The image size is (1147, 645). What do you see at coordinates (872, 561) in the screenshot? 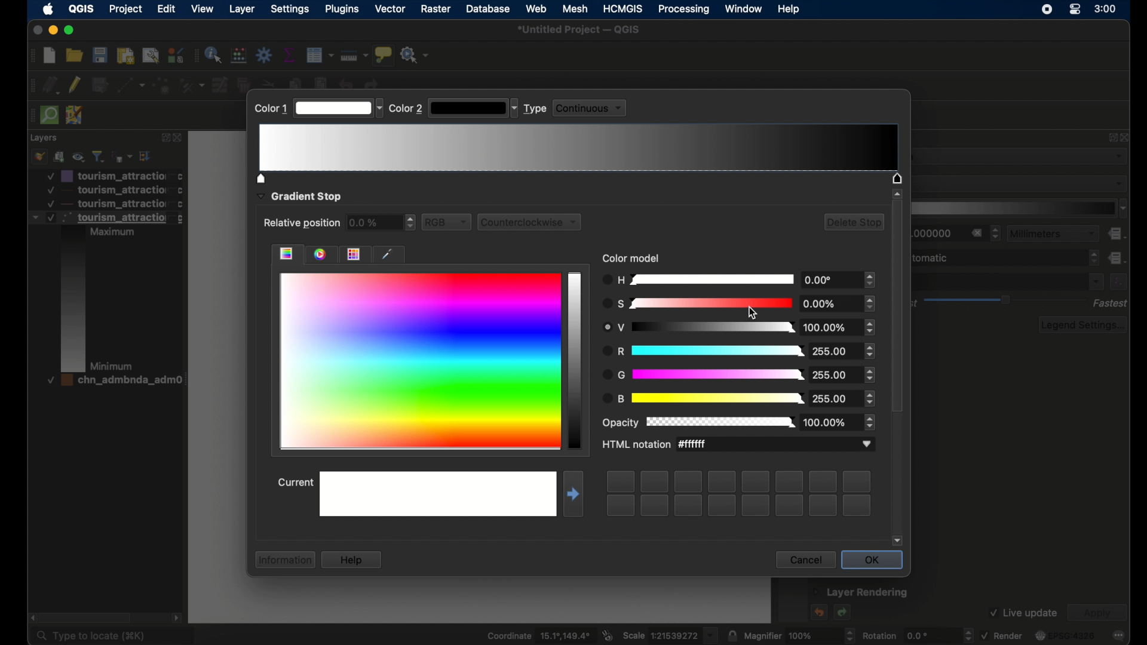
I see `ok` at bounding box center [872, 561].